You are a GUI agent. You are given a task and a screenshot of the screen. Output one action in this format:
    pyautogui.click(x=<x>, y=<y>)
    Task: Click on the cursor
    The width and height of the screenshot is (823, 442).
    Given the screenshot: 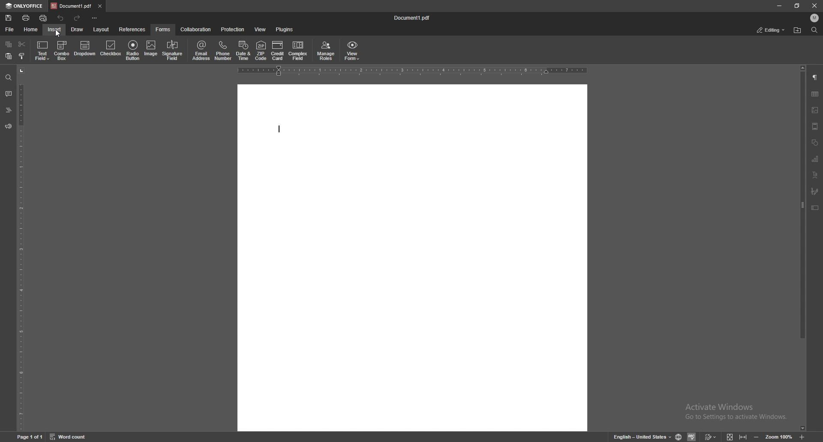 What is the action you would take?
    pyautogui.click(x=57, y=33)
    